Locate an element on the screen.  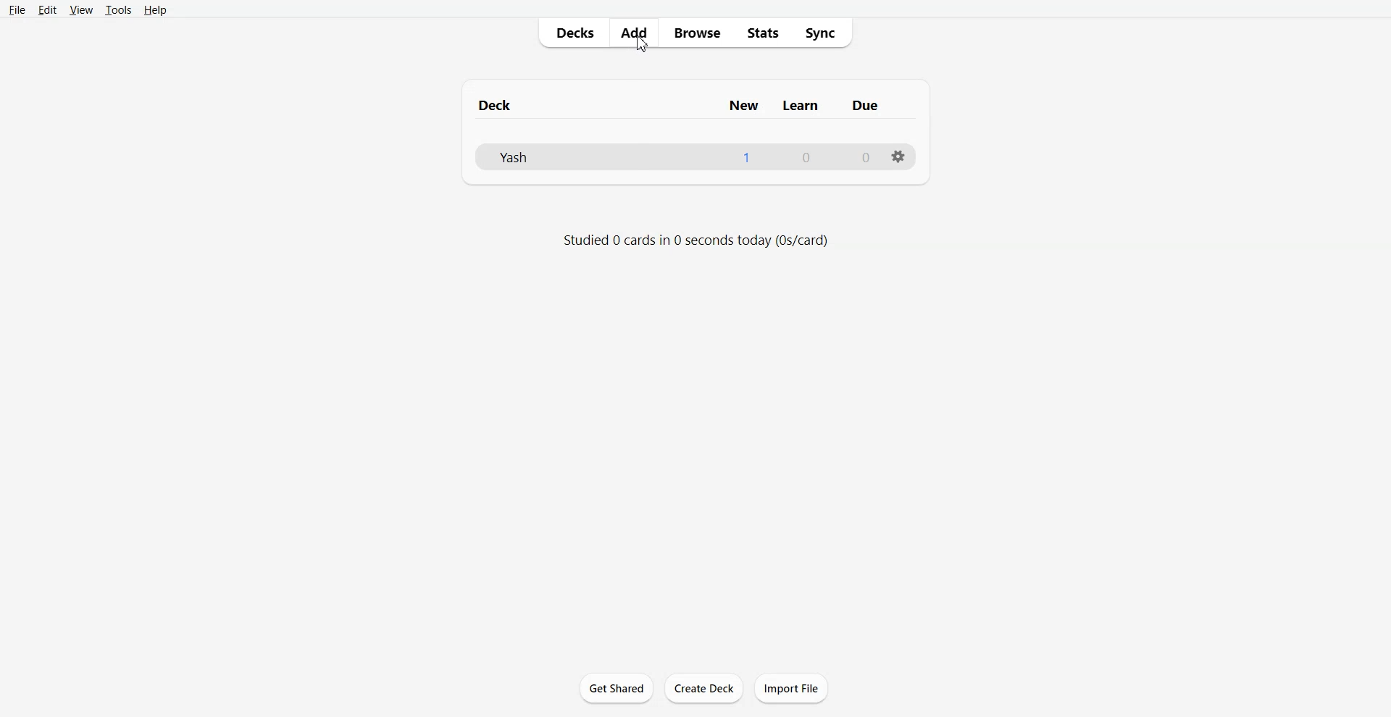
Deck  is located at coordinates (589, 104).